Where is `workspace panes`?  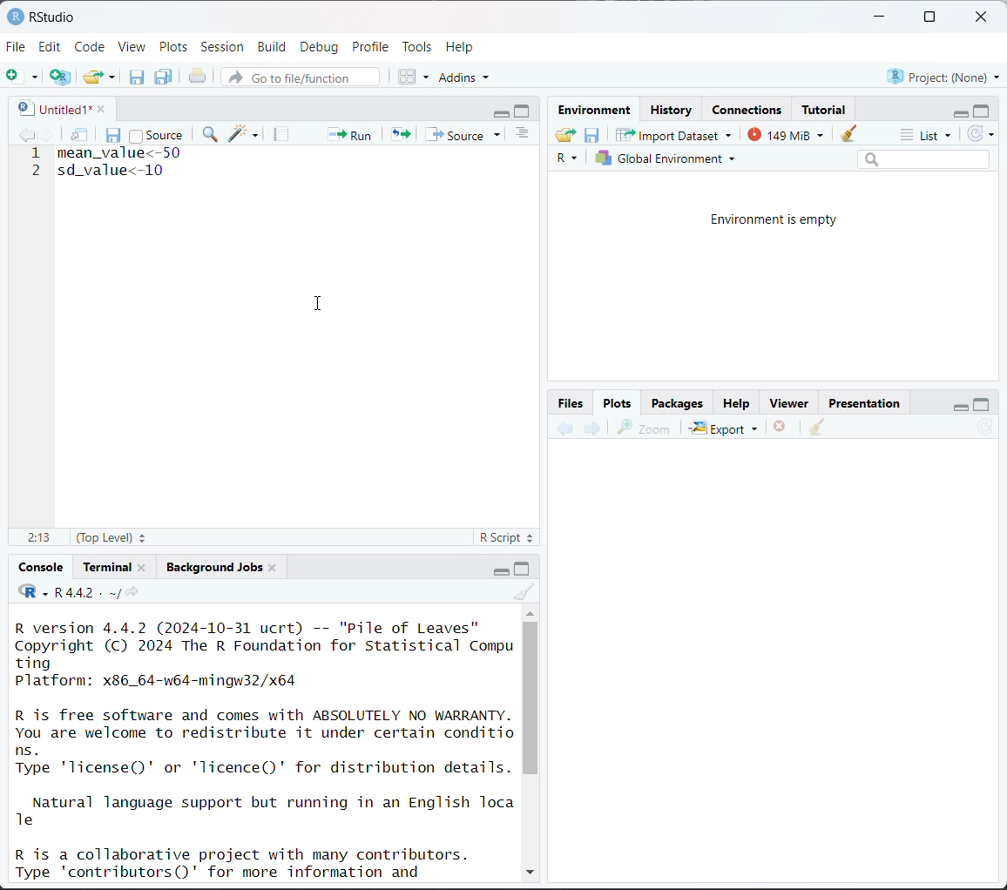
workspace panes is located at coordinates (415, 76).